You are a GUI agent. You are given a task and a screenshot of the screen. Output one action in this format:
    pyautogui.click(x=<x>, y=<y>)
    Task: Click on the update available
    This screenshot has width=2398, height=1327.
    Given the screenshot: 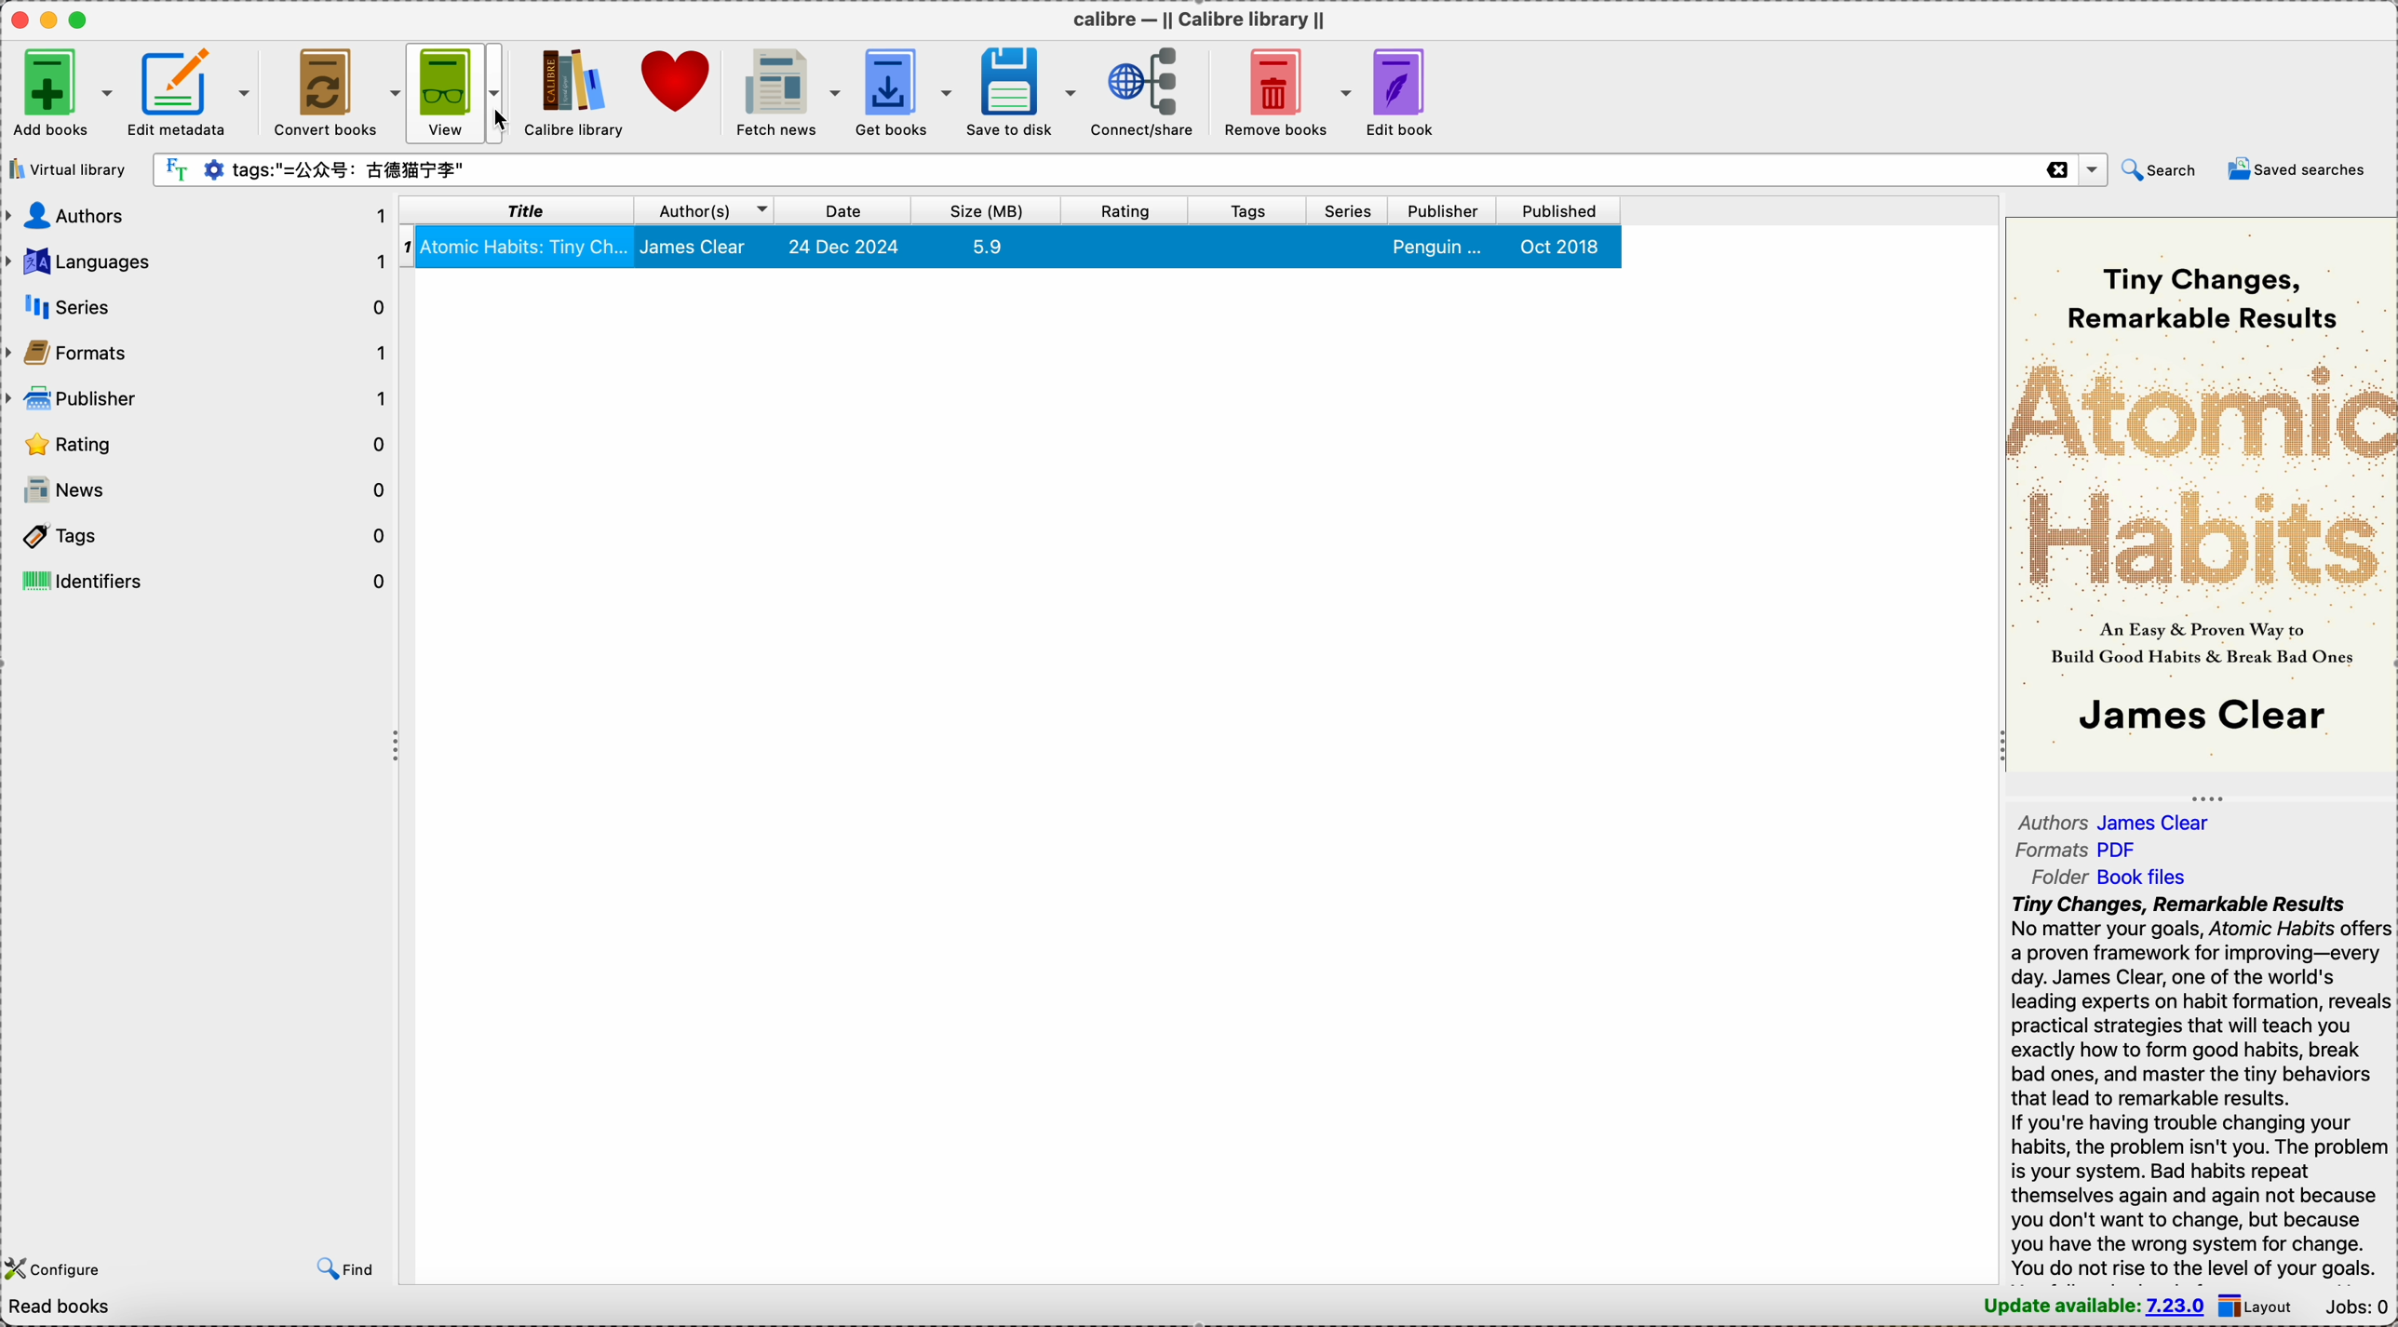 What is the action you would take?
    pyautogui.click(x=2093, y=1307)
    